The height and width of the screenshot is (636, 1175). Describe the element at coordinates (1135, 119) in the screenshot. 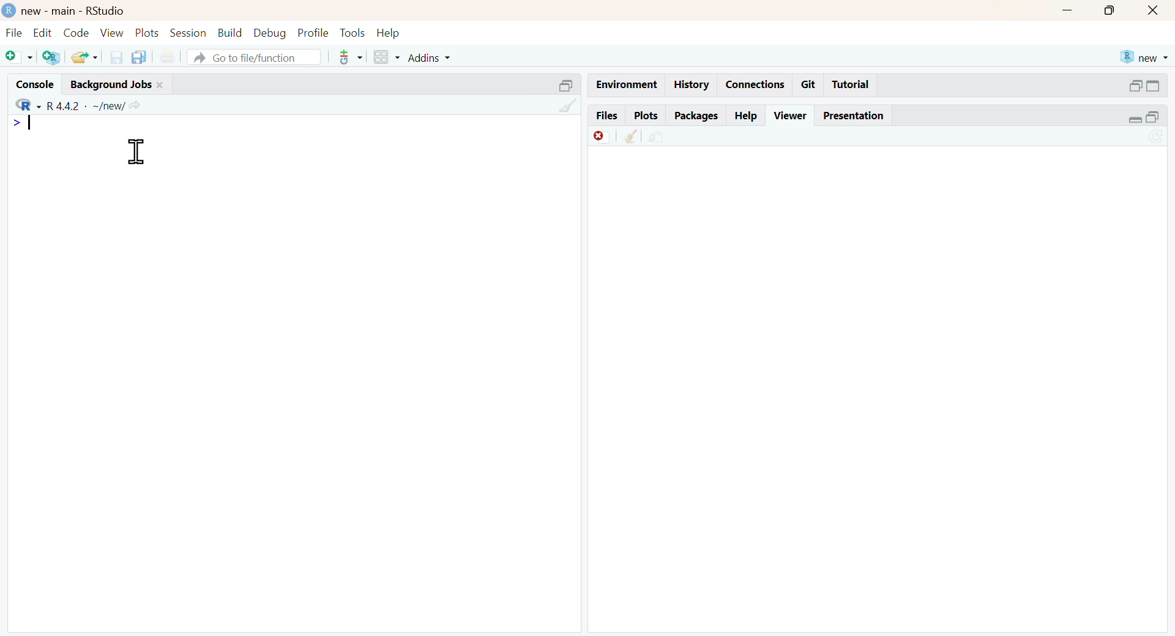

I see `expand/collapse` at that location.